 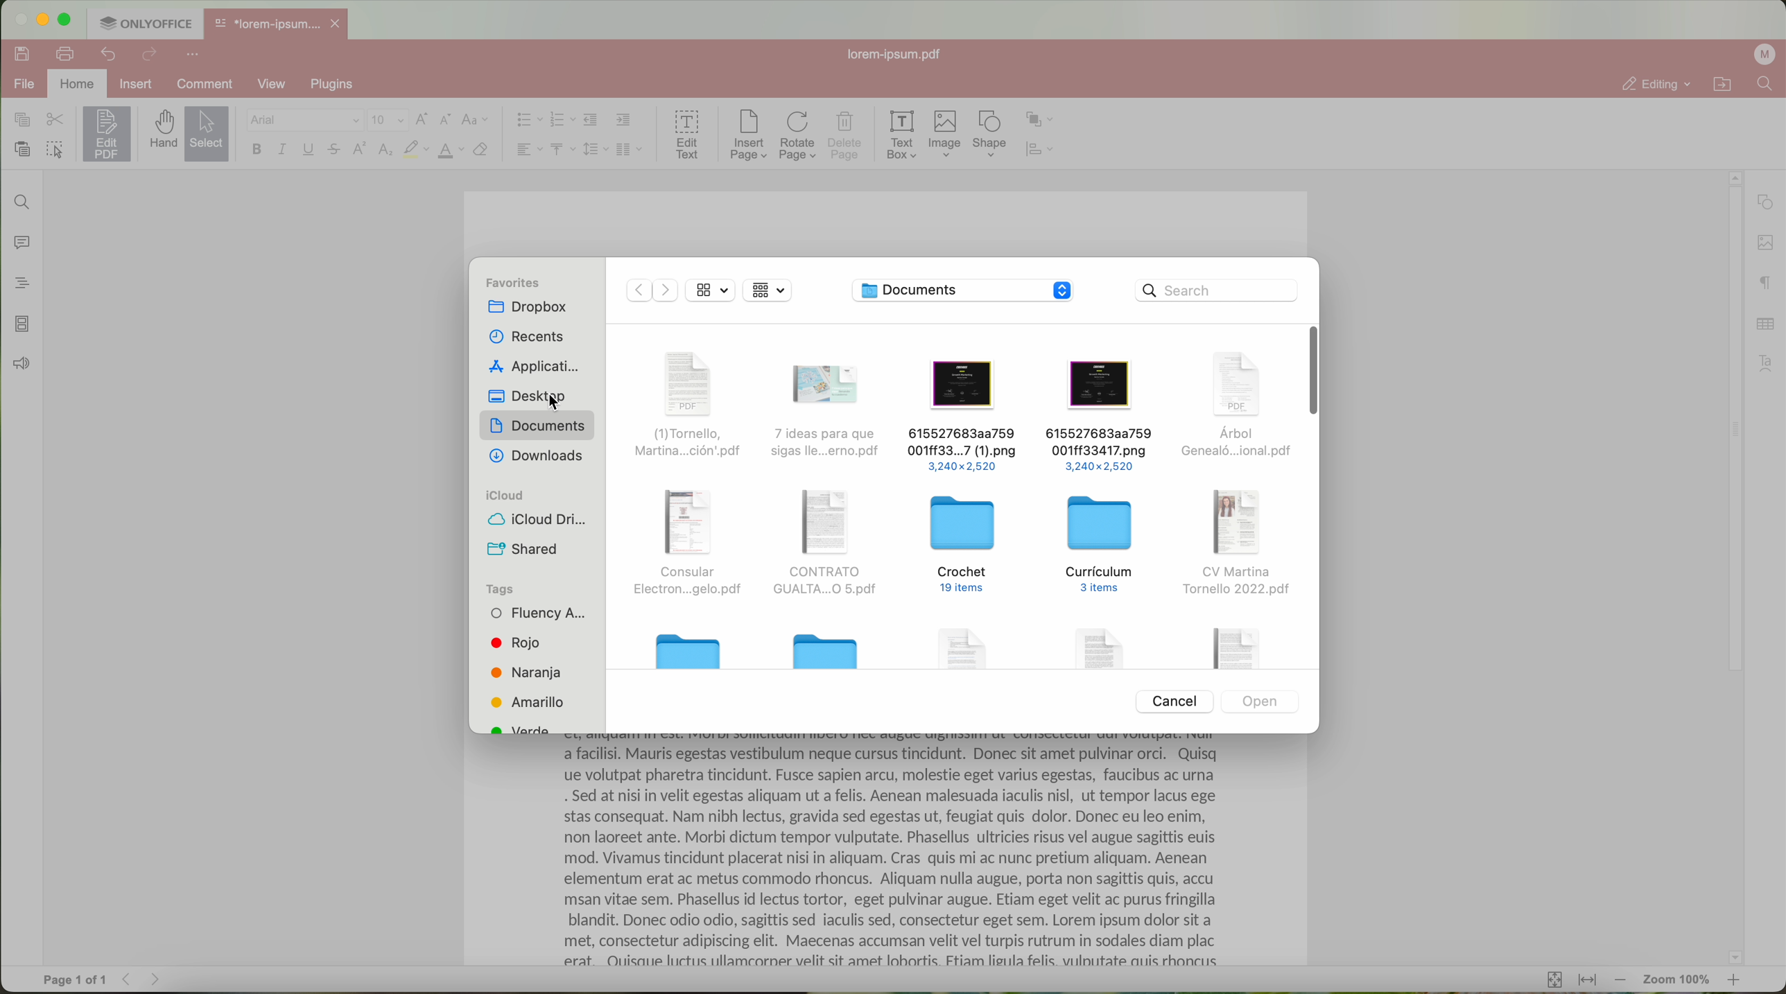 What do you see at coordinates (686, 406) in the screenshot?
I see `(1) Tornello,Martina...cién".pdf` at bounding box center [686, 406].